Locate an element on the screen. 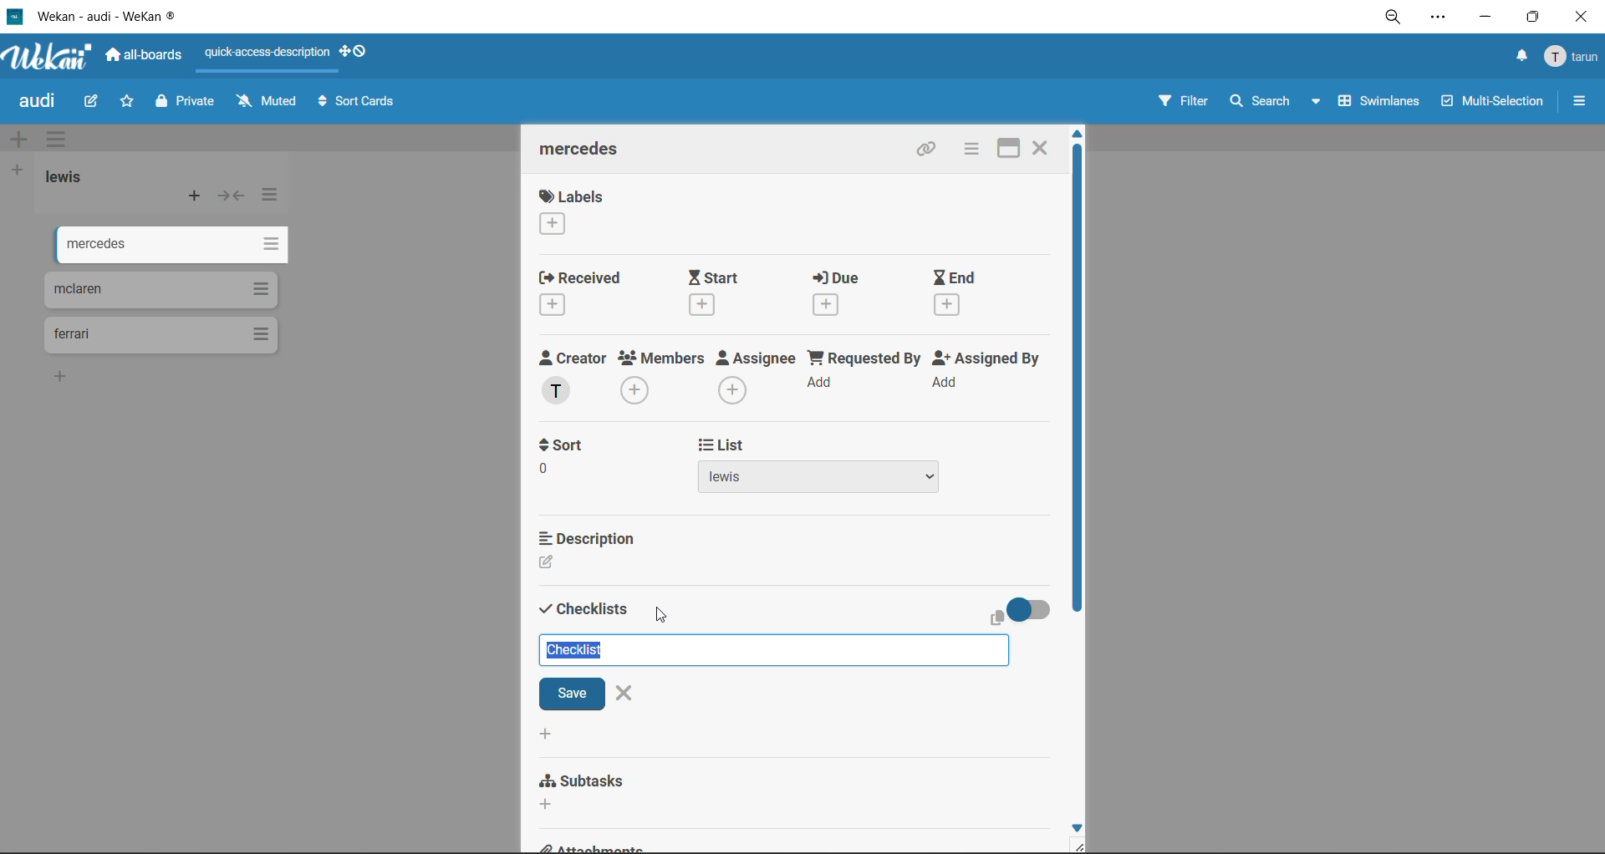  card actions is located at coordinates (968, 150).